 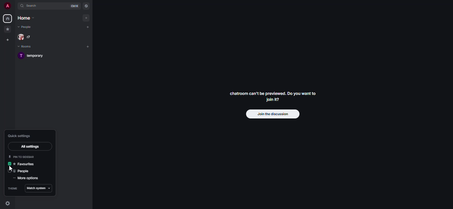 I want to click on favorites, so click(x=25, y=164).